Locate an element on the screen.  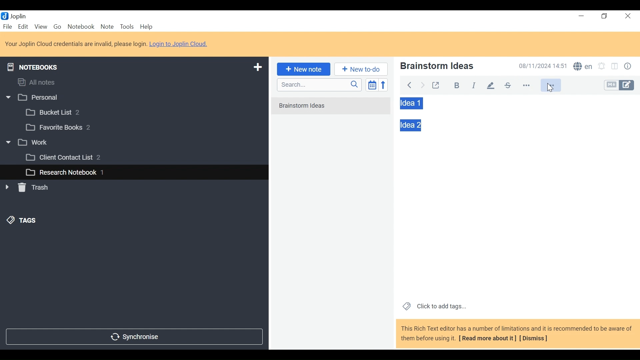
more options is located at coordinates (531, 86).